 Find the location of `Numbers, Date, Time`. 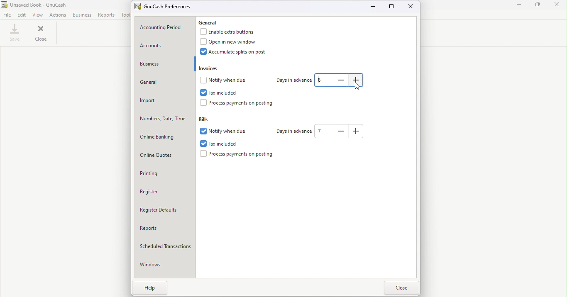

Numbers, Date, Time is located at coordinates (165, 119).